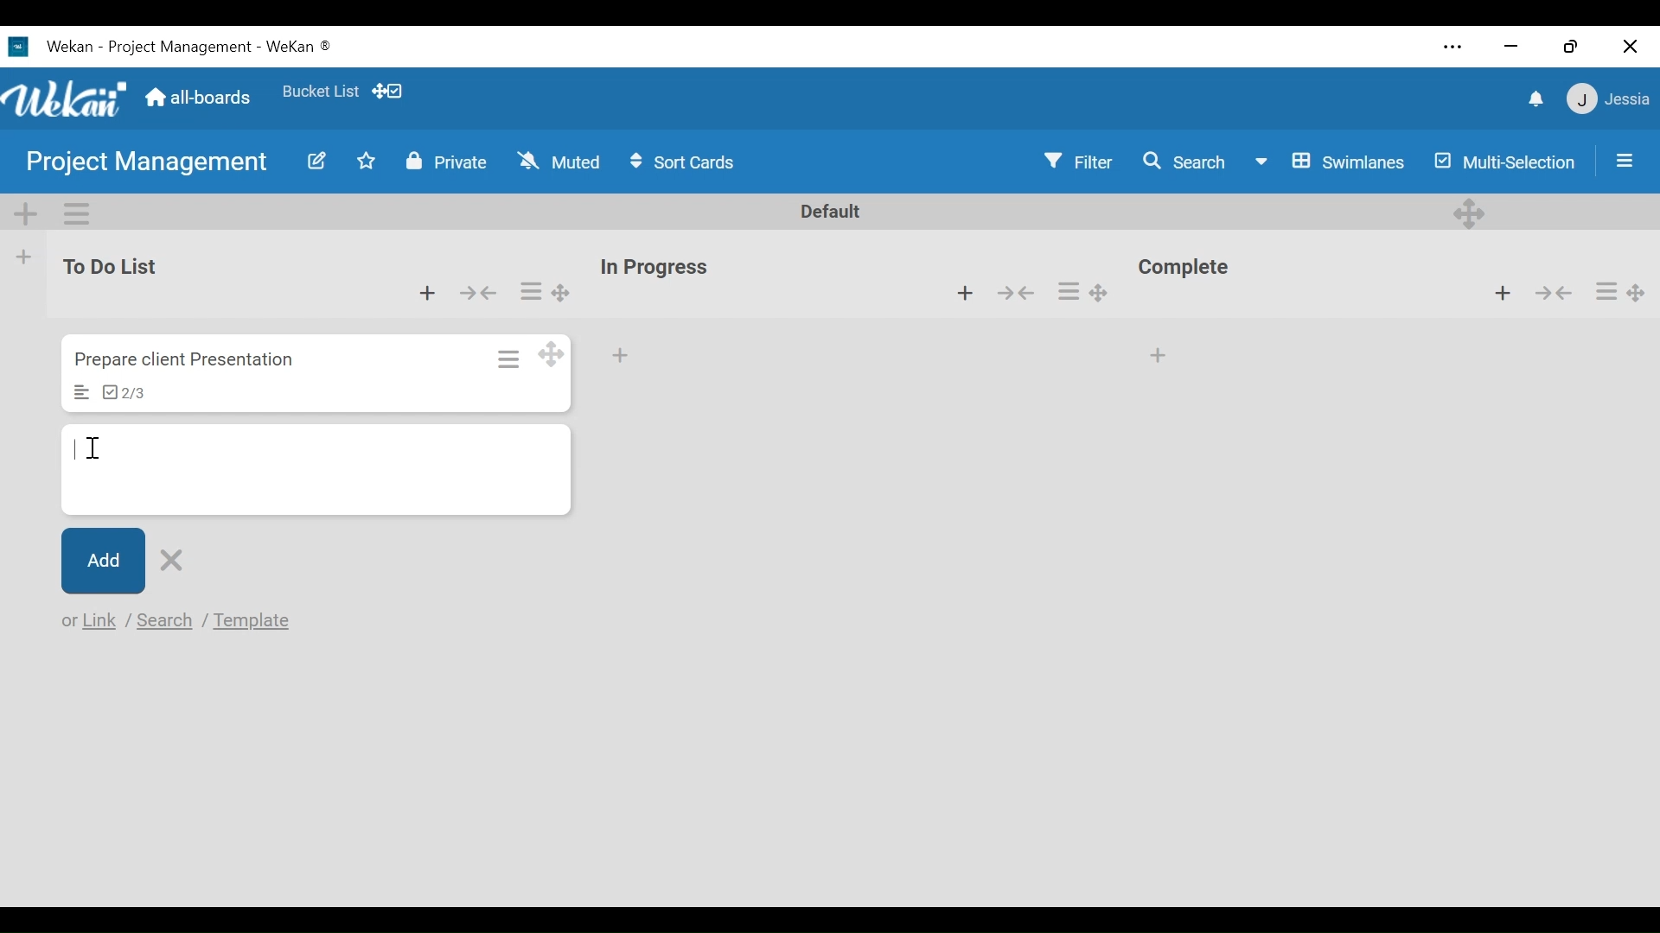  Describe the element at coordinates (1606, 101) in the screenshot. I see `Jessica` at that location.